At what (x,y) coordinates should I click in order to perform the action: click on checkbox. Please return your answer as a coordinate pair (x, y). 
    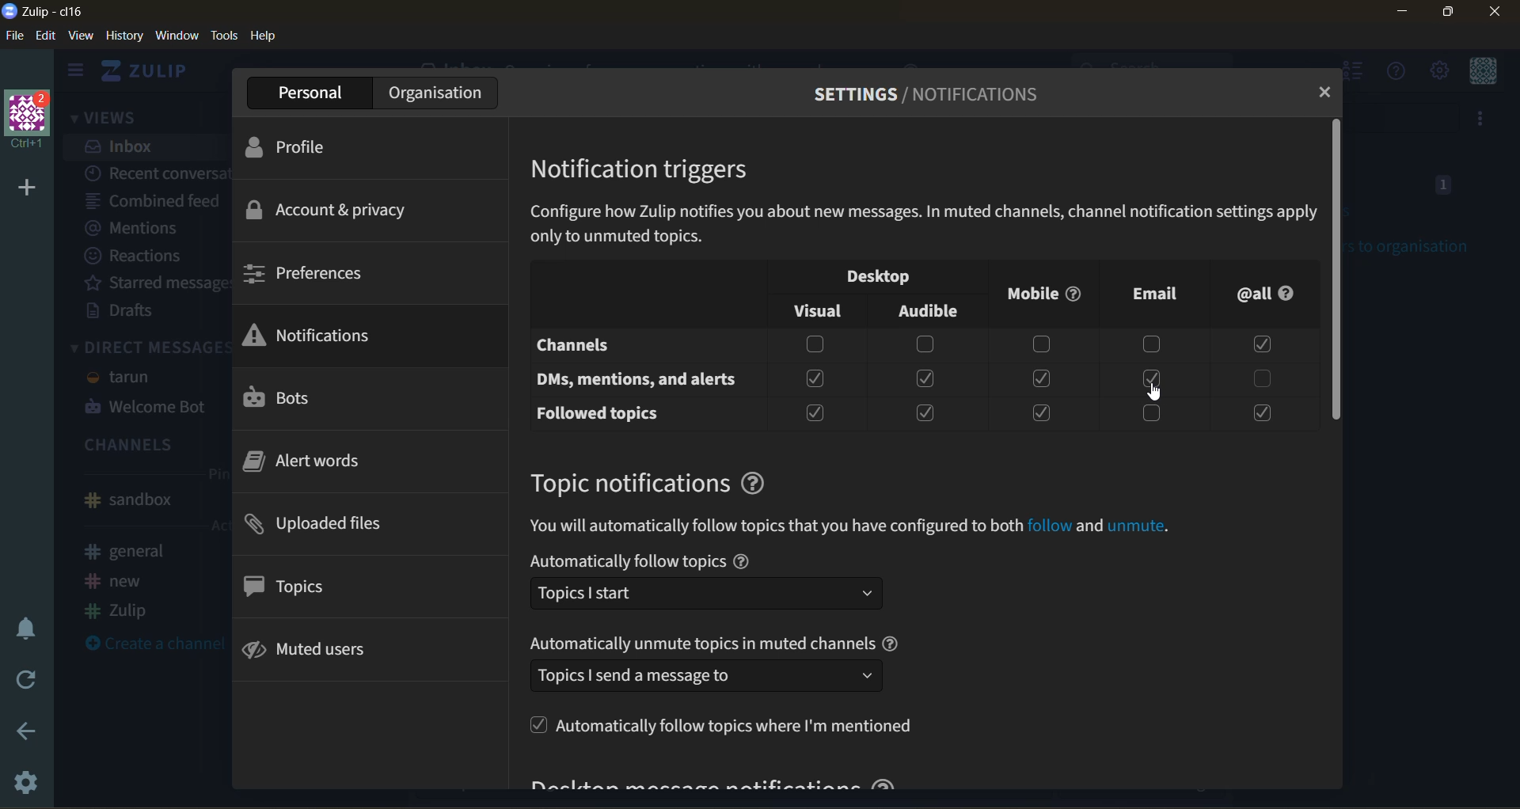
    Looking at the image, I should click on (1259, 413).